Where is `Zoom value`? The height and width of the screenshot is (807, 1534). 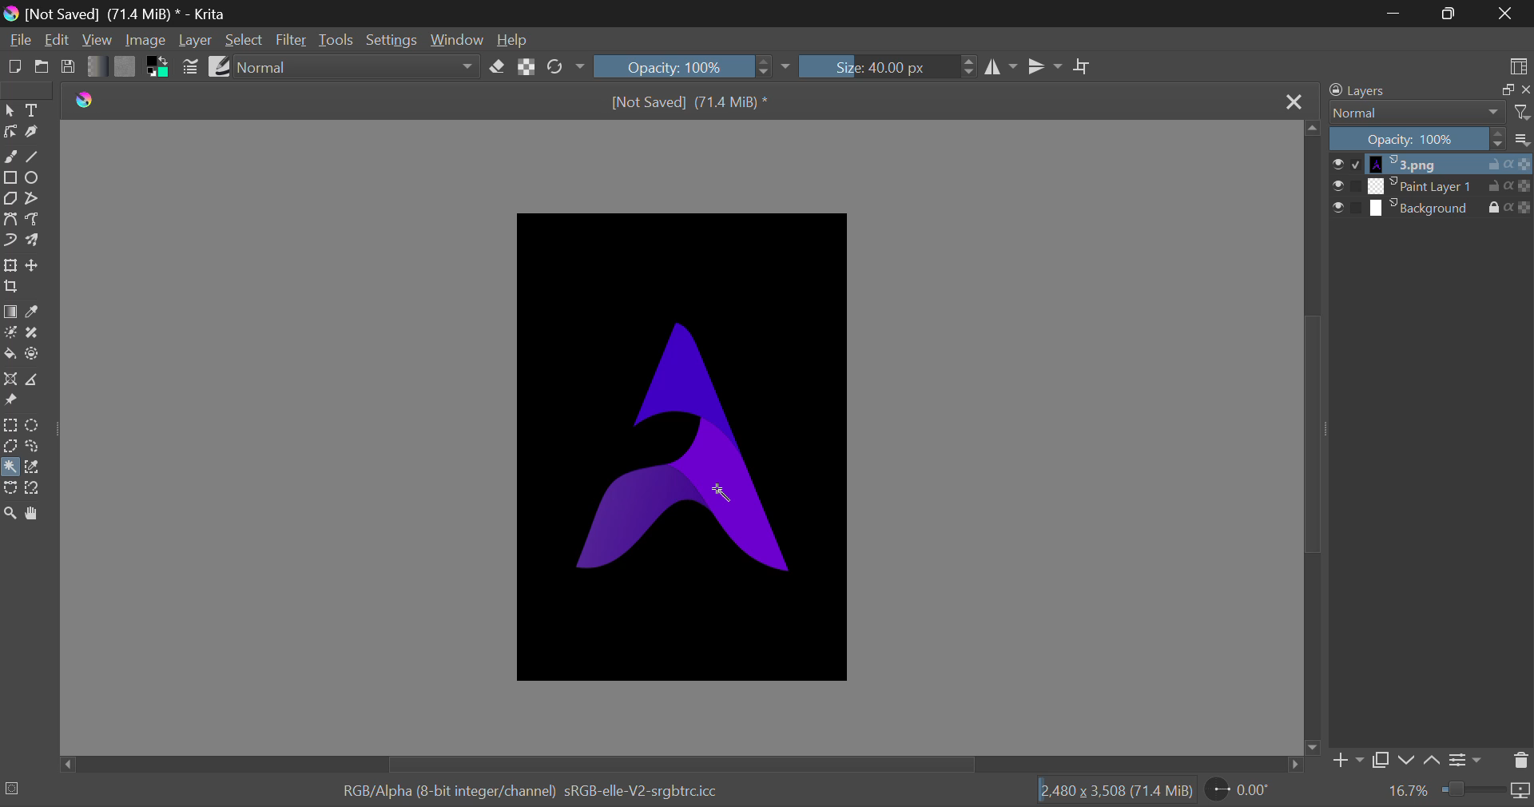
Zoom value is located at coordinates (1409, 790).